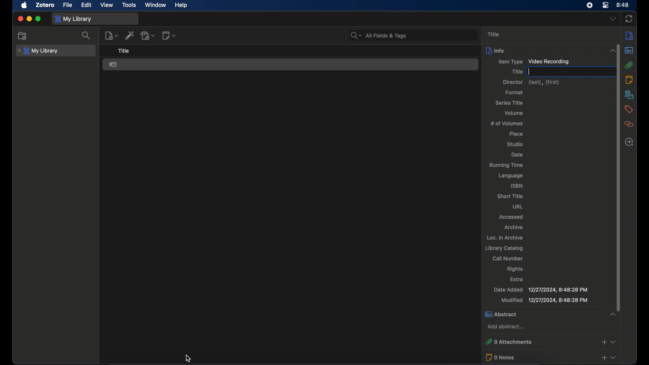 The height and width of the screenshot is (365, 649). I want to click on text cursor, so click(569, 72).